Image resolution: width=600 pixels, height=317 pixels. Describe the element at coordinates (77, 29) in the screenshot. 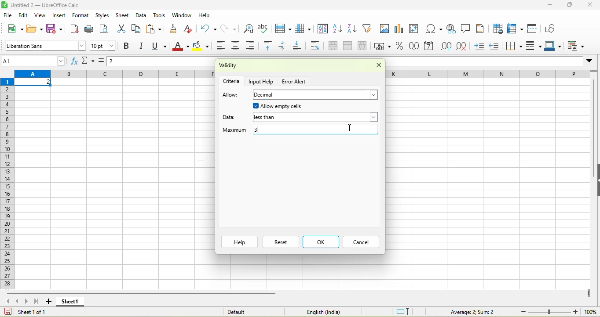

I see `export directly as pdf` at that location.